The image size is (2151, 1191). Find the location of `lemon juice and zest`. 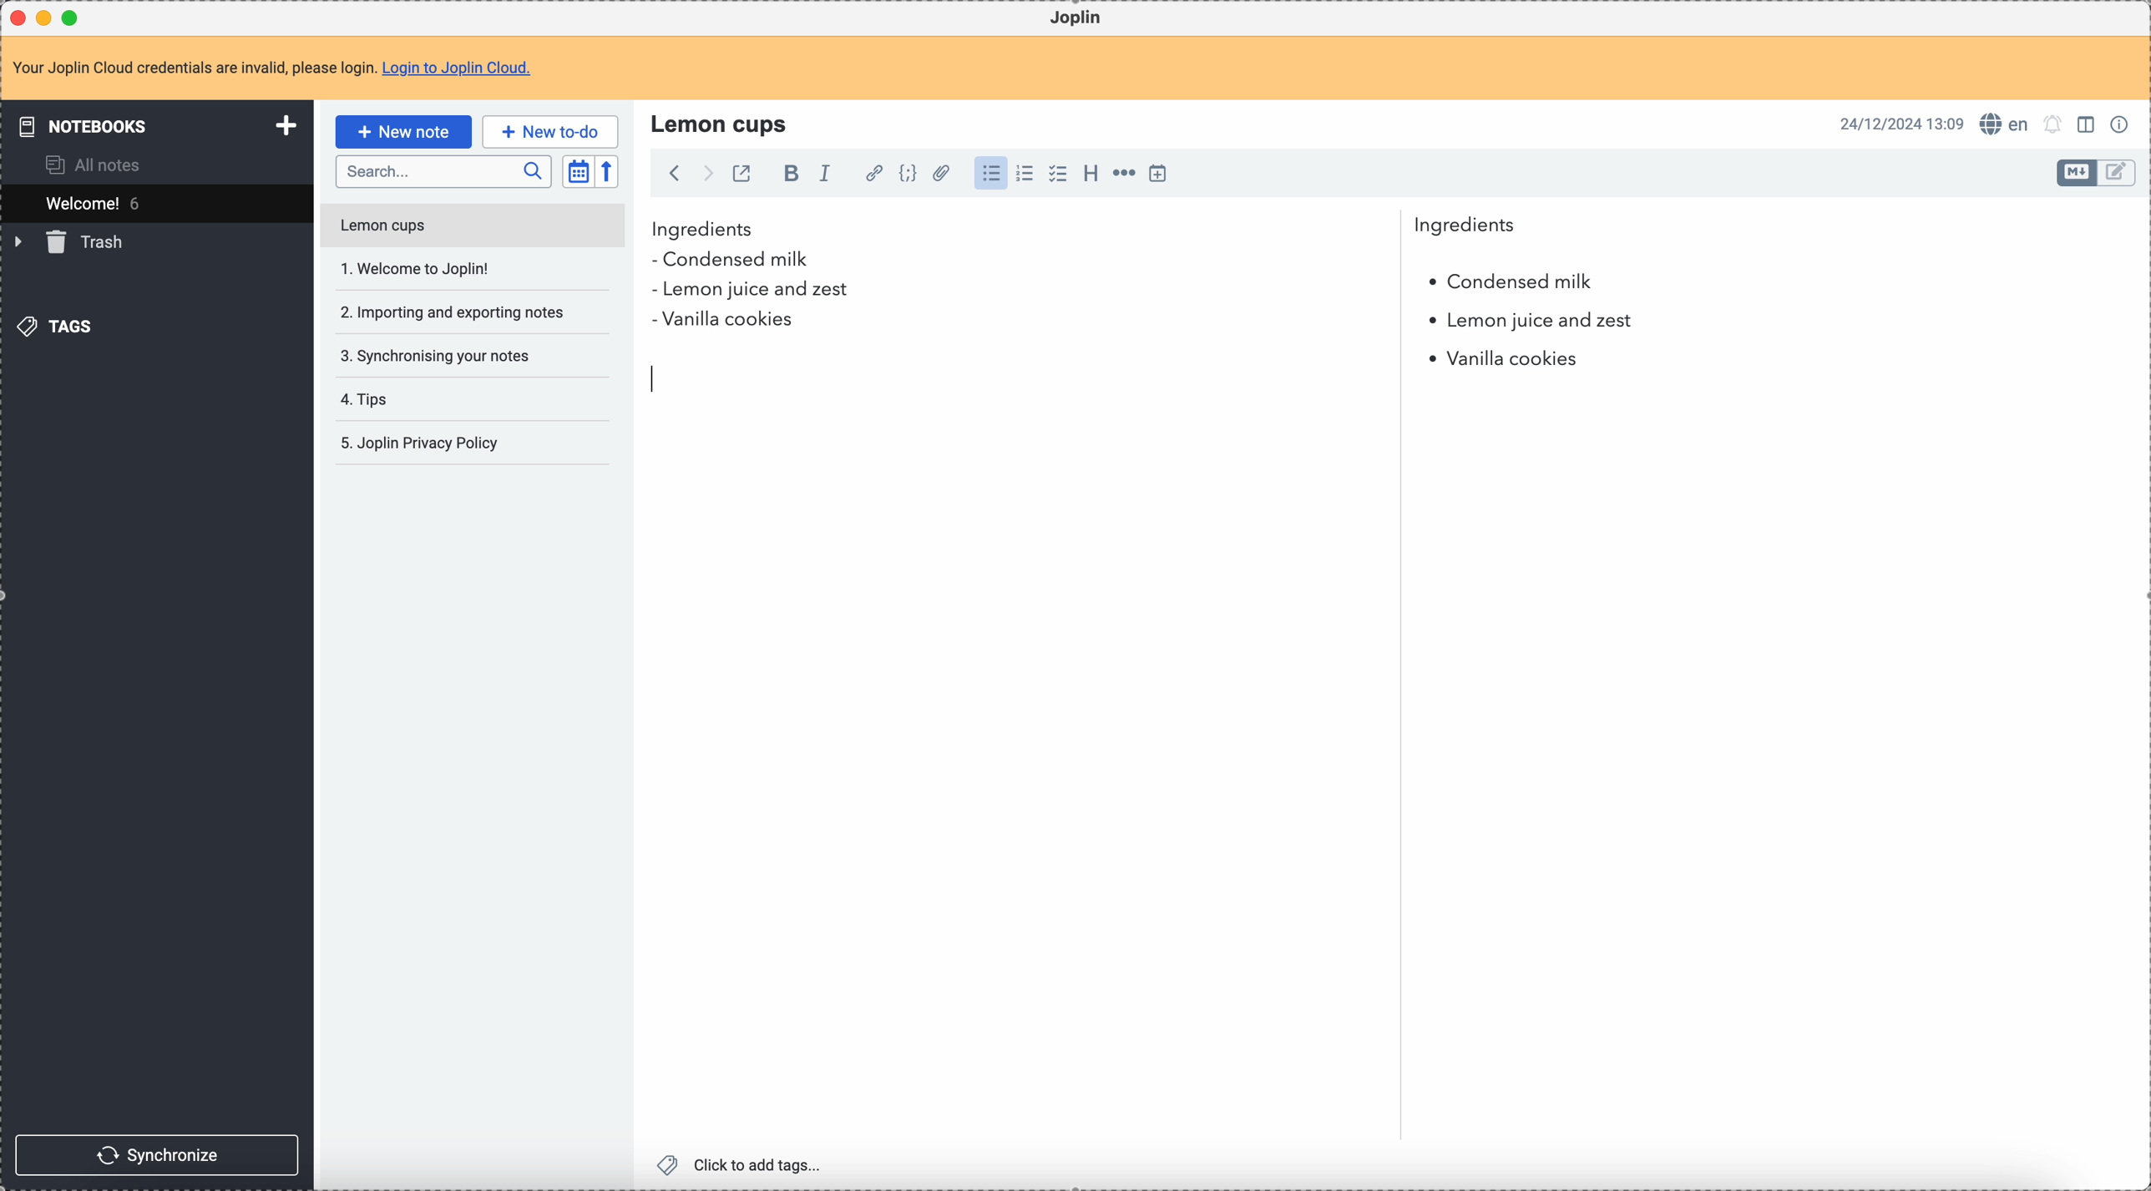

lemon juice and zest is located at coordinates (749, 291).